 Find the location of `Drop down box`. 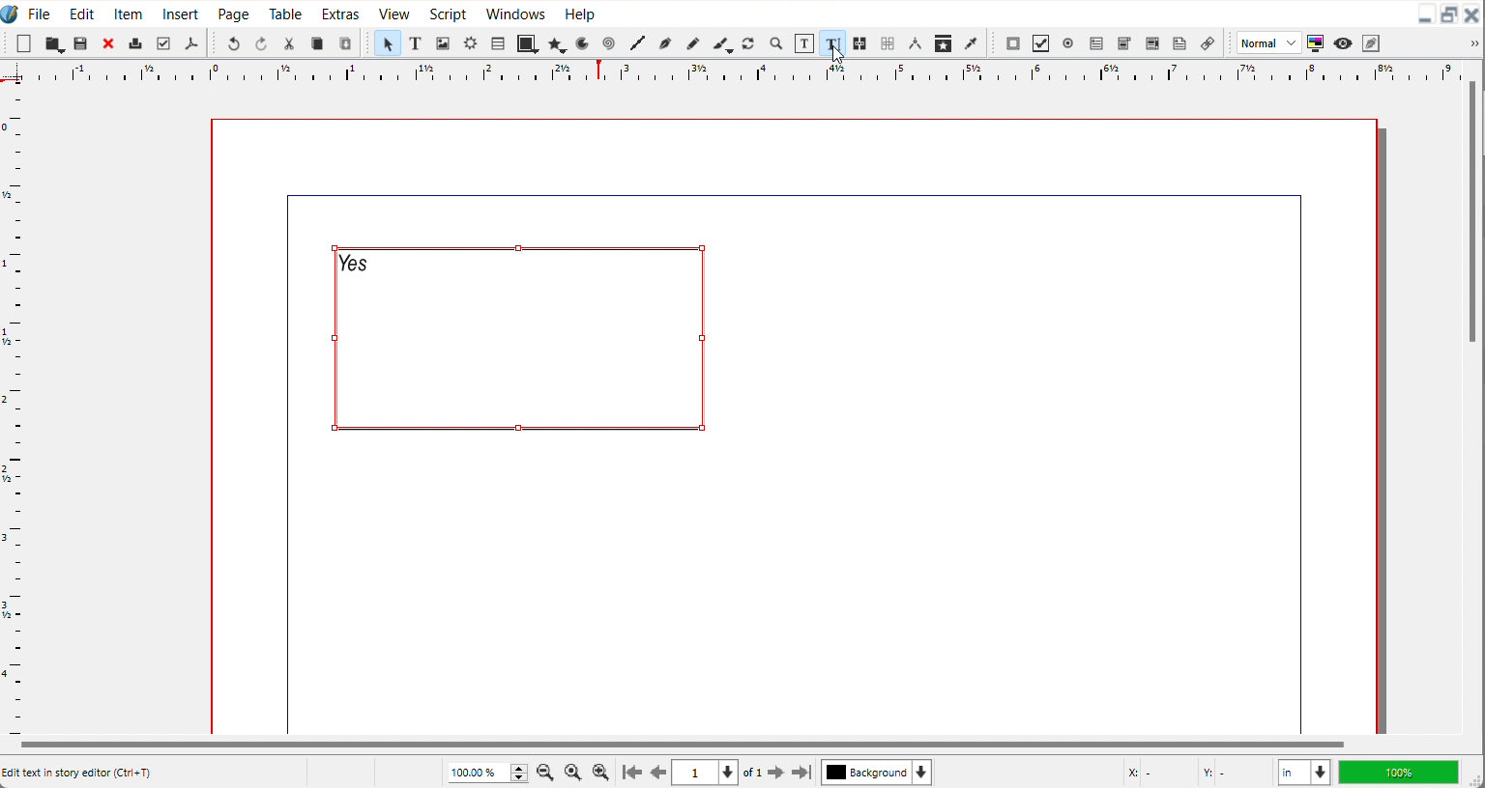

Drop down box is located at coordinates (1471, 43).